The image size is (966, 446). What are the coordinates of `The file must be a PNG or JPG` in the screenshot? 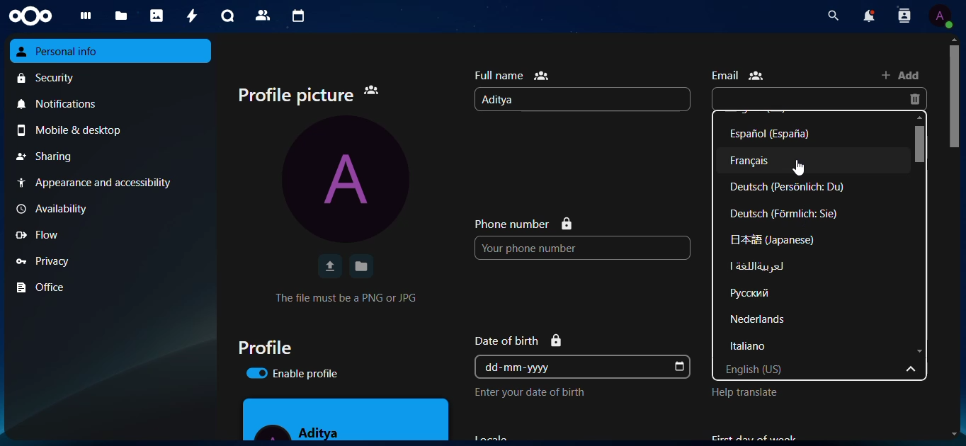 It's located at (347, 297).